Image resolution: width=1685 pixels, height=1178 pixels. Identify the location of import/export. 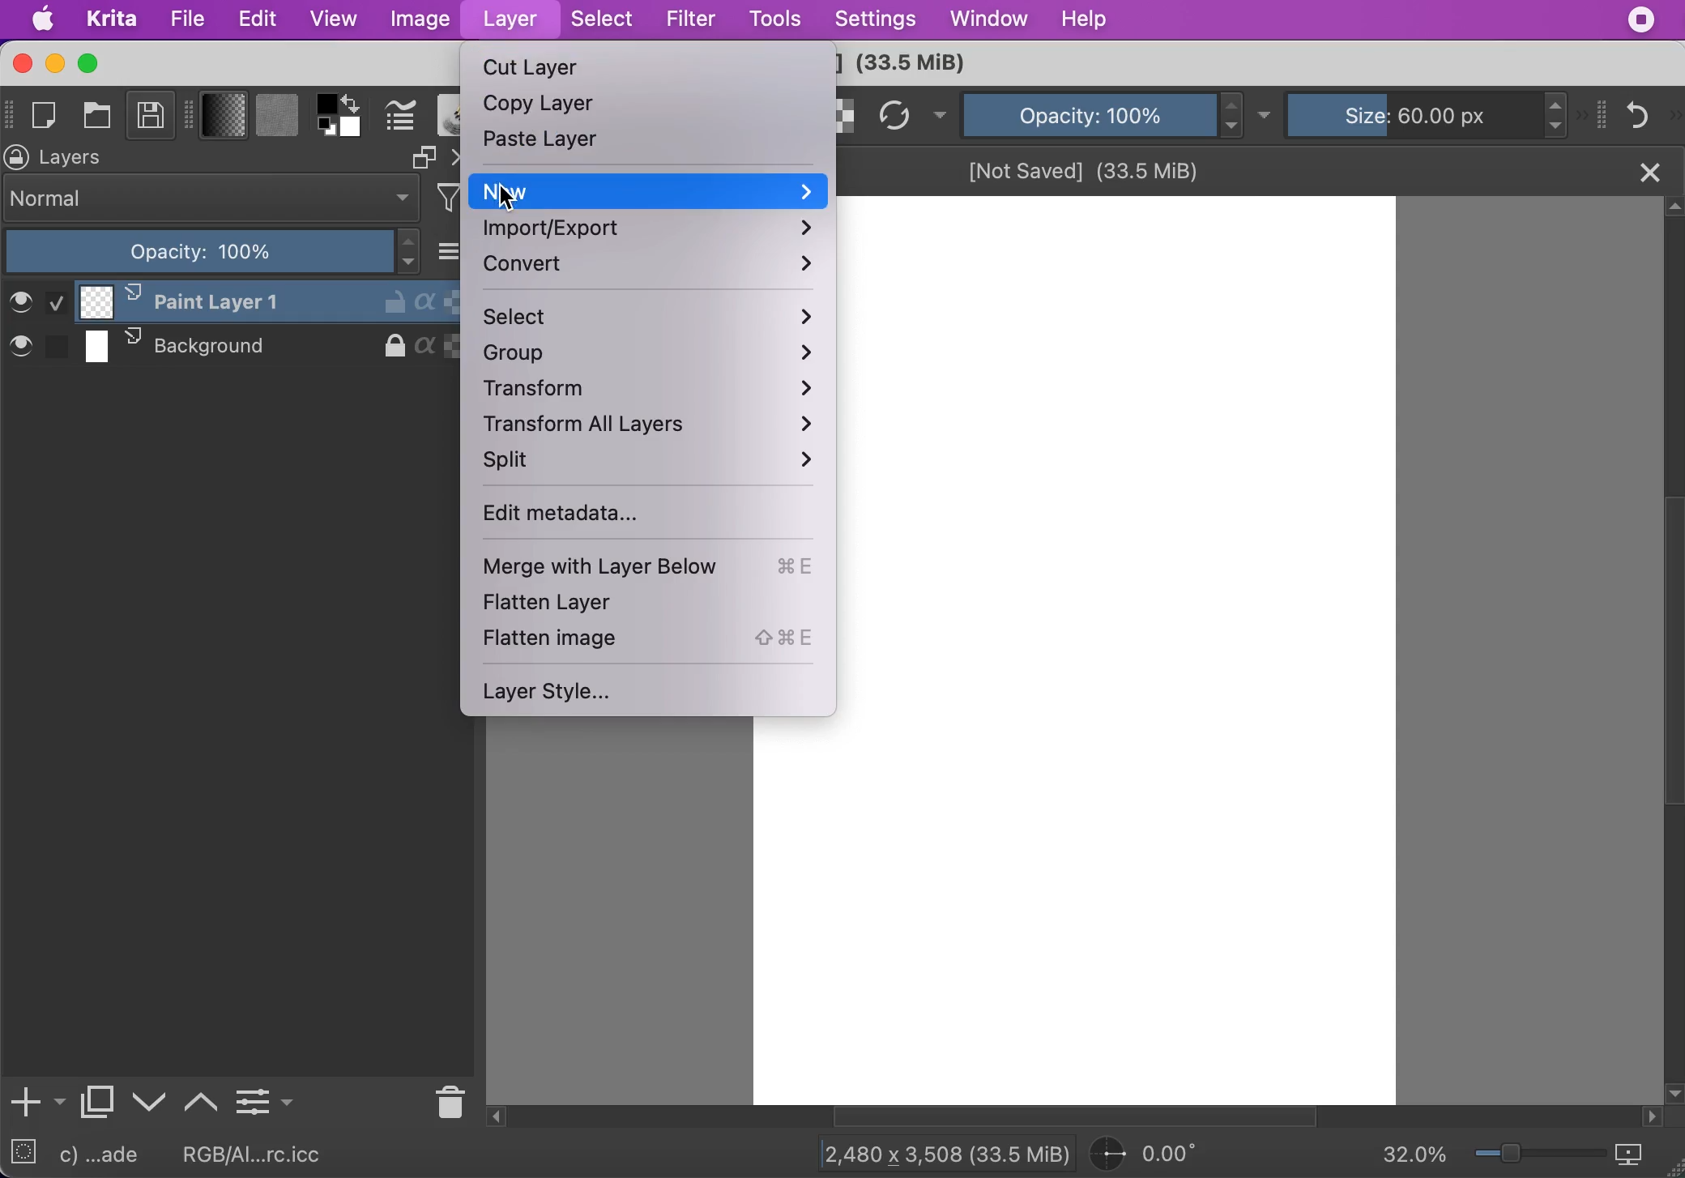
(651, 230).